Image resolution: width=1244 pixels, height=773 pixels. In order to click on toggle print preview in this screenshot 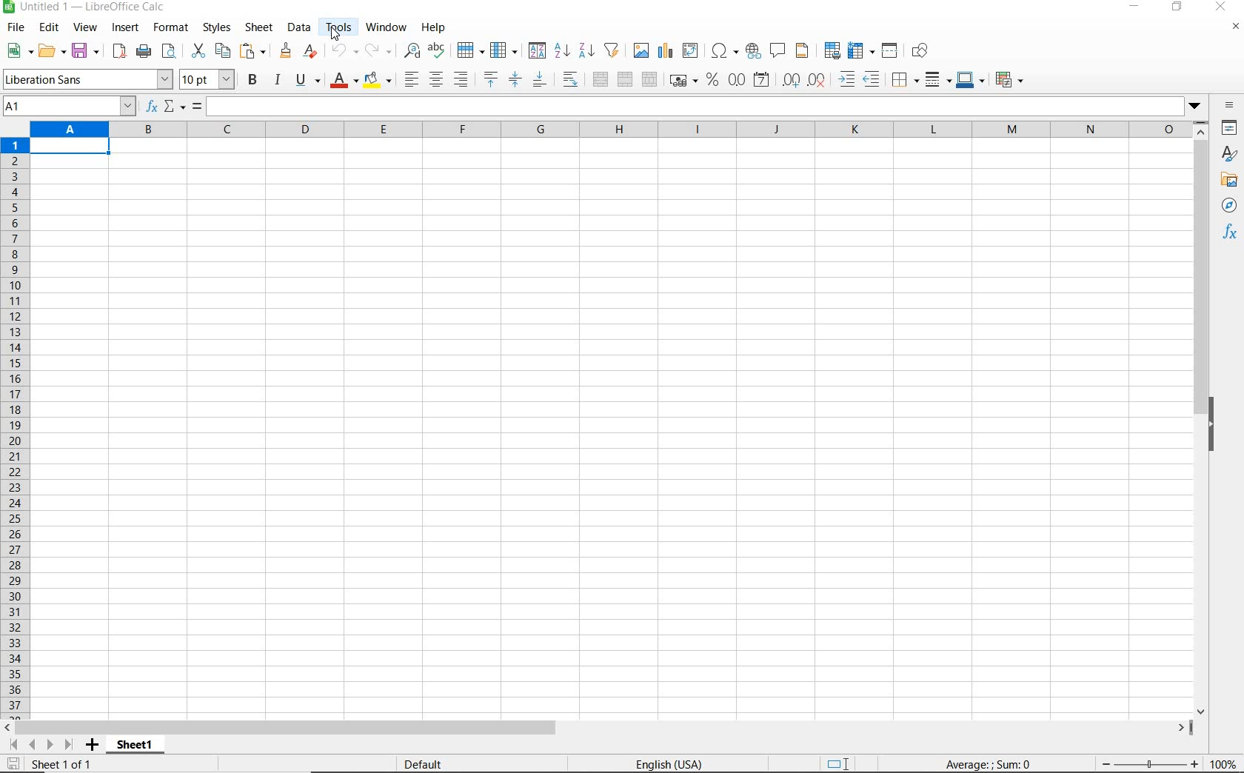, I will do `click(169, 51)`.